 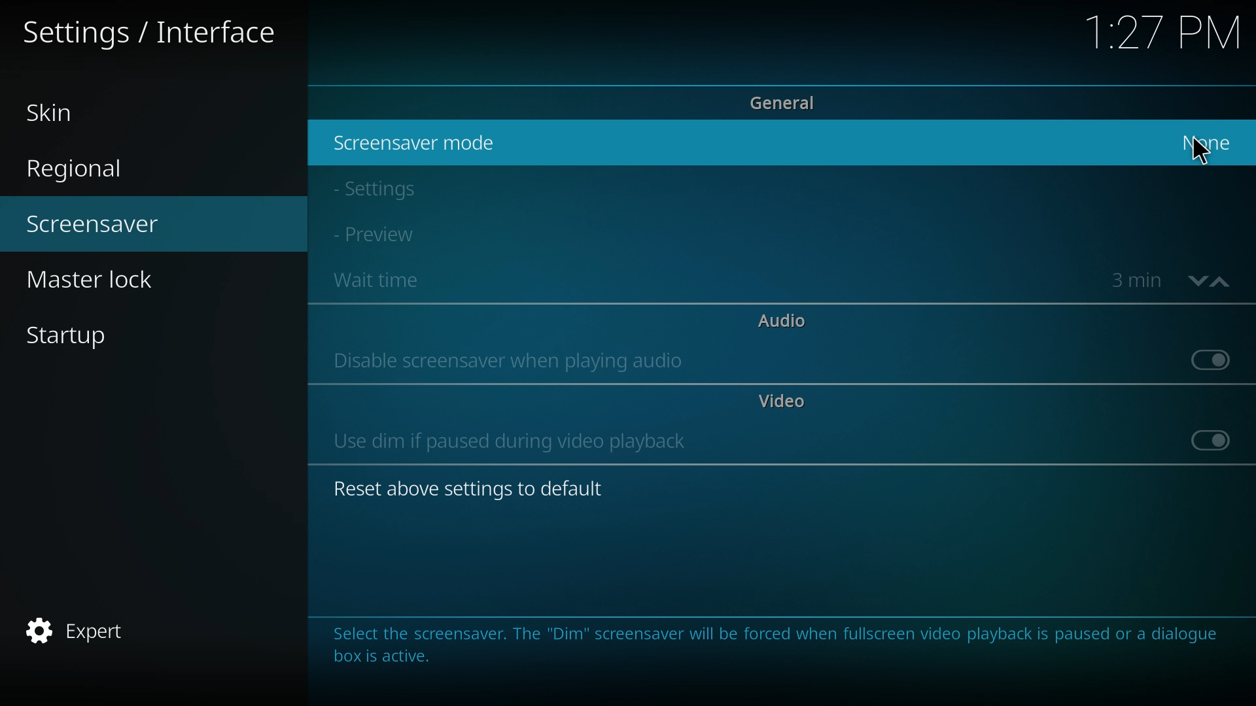 What do you see at coordinates (1137, 280) in the screenshot?
I see `time` at bounding box center [1137, 280].